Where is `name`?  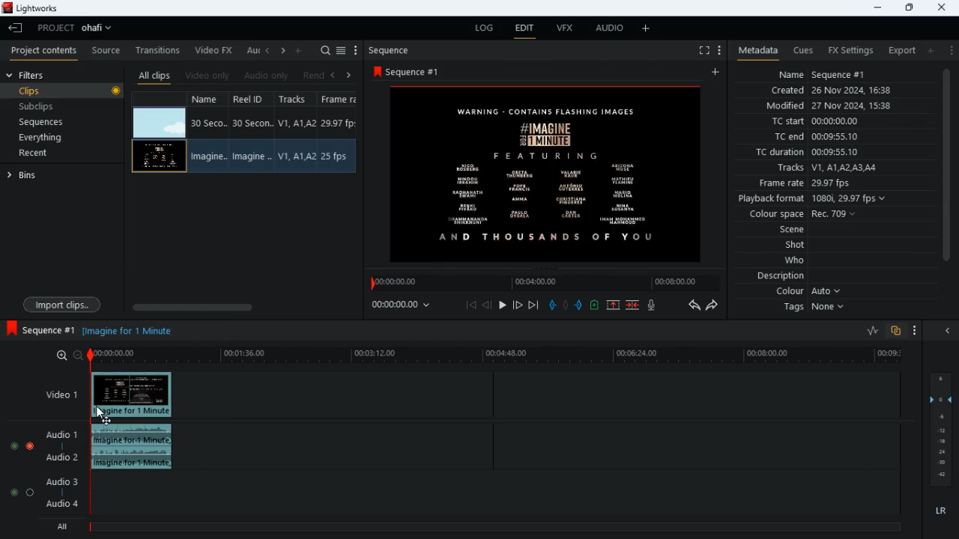 name is located at coordinates (208, 133).